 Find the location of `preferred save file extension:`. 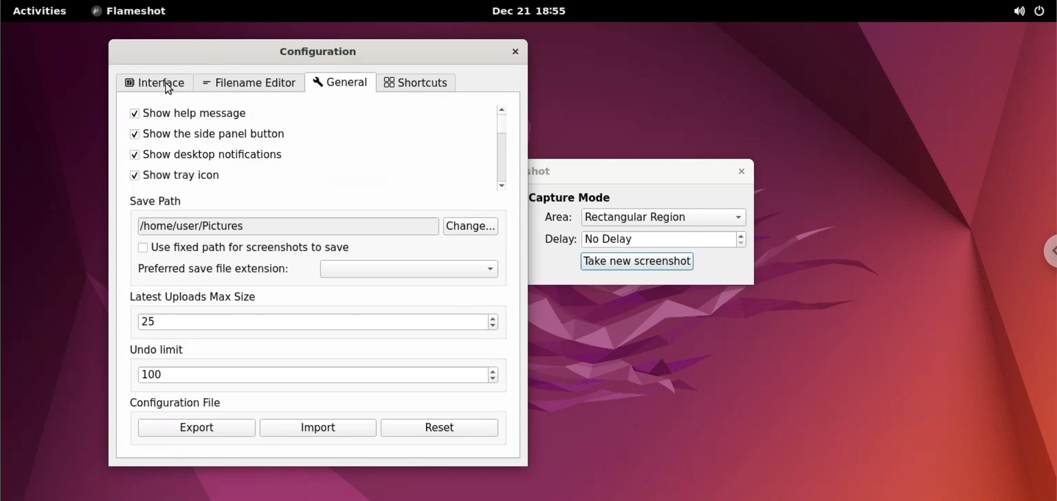

preferred save file extension: is located at coordinates (217, 269).